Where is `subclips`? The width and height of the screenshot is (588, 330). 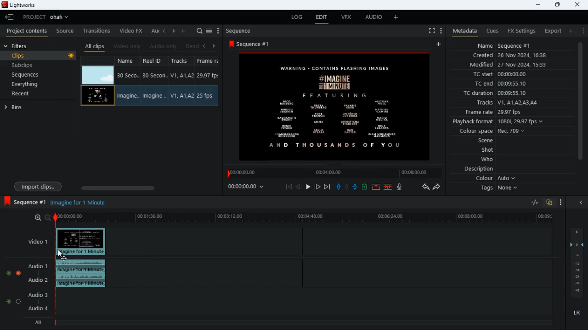 subclips is located at coordinates (35, 65).